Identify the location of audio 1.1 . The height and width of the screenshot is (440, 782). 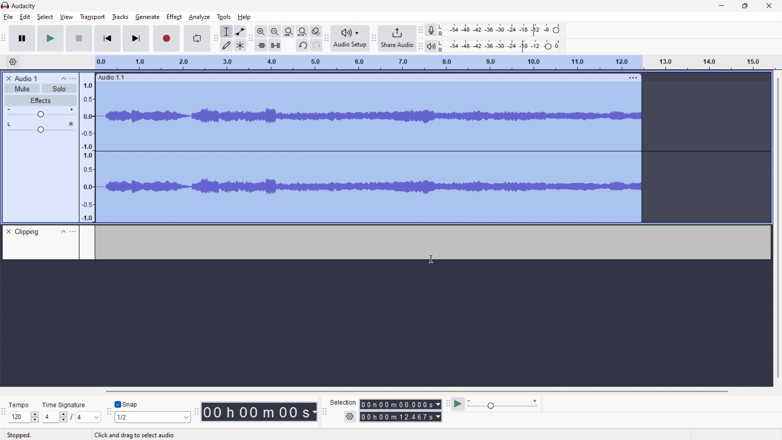
(112, 78).